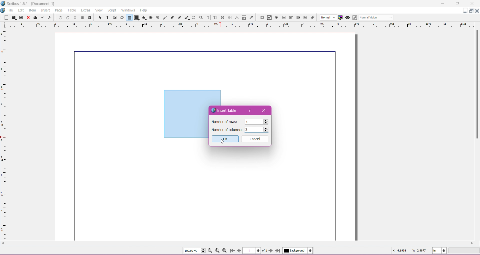 This screenshot has width=480, height=255. Describe the element at coordinates (129, 17) in the screenshot. I see `Tables` at that location.